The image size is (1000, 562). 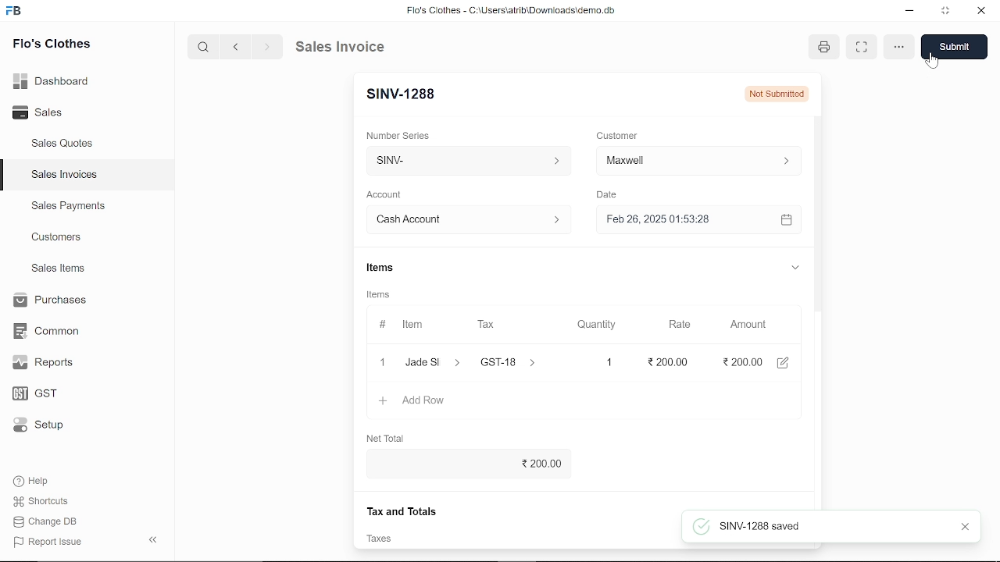 What do you see at coordinates (55, 80) in the screenshot?
I see `Dashboard` at bounding box center [55, 80].